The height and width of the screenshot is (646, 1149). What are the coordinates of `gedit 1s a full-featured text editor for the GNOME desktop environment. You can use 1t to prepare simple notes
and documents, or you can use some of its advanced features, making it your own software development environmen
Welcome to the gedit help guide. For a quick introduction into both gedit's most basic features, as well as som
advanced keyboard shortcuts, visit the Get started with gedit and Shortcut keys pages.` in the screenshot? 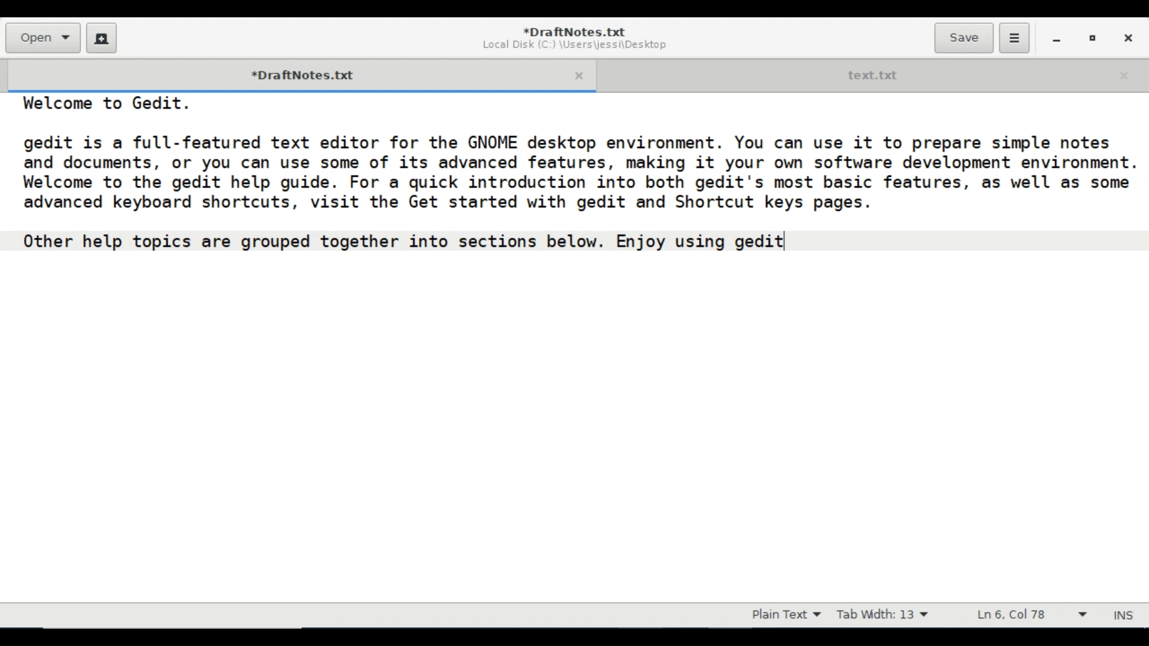 It's located at (570, 176).